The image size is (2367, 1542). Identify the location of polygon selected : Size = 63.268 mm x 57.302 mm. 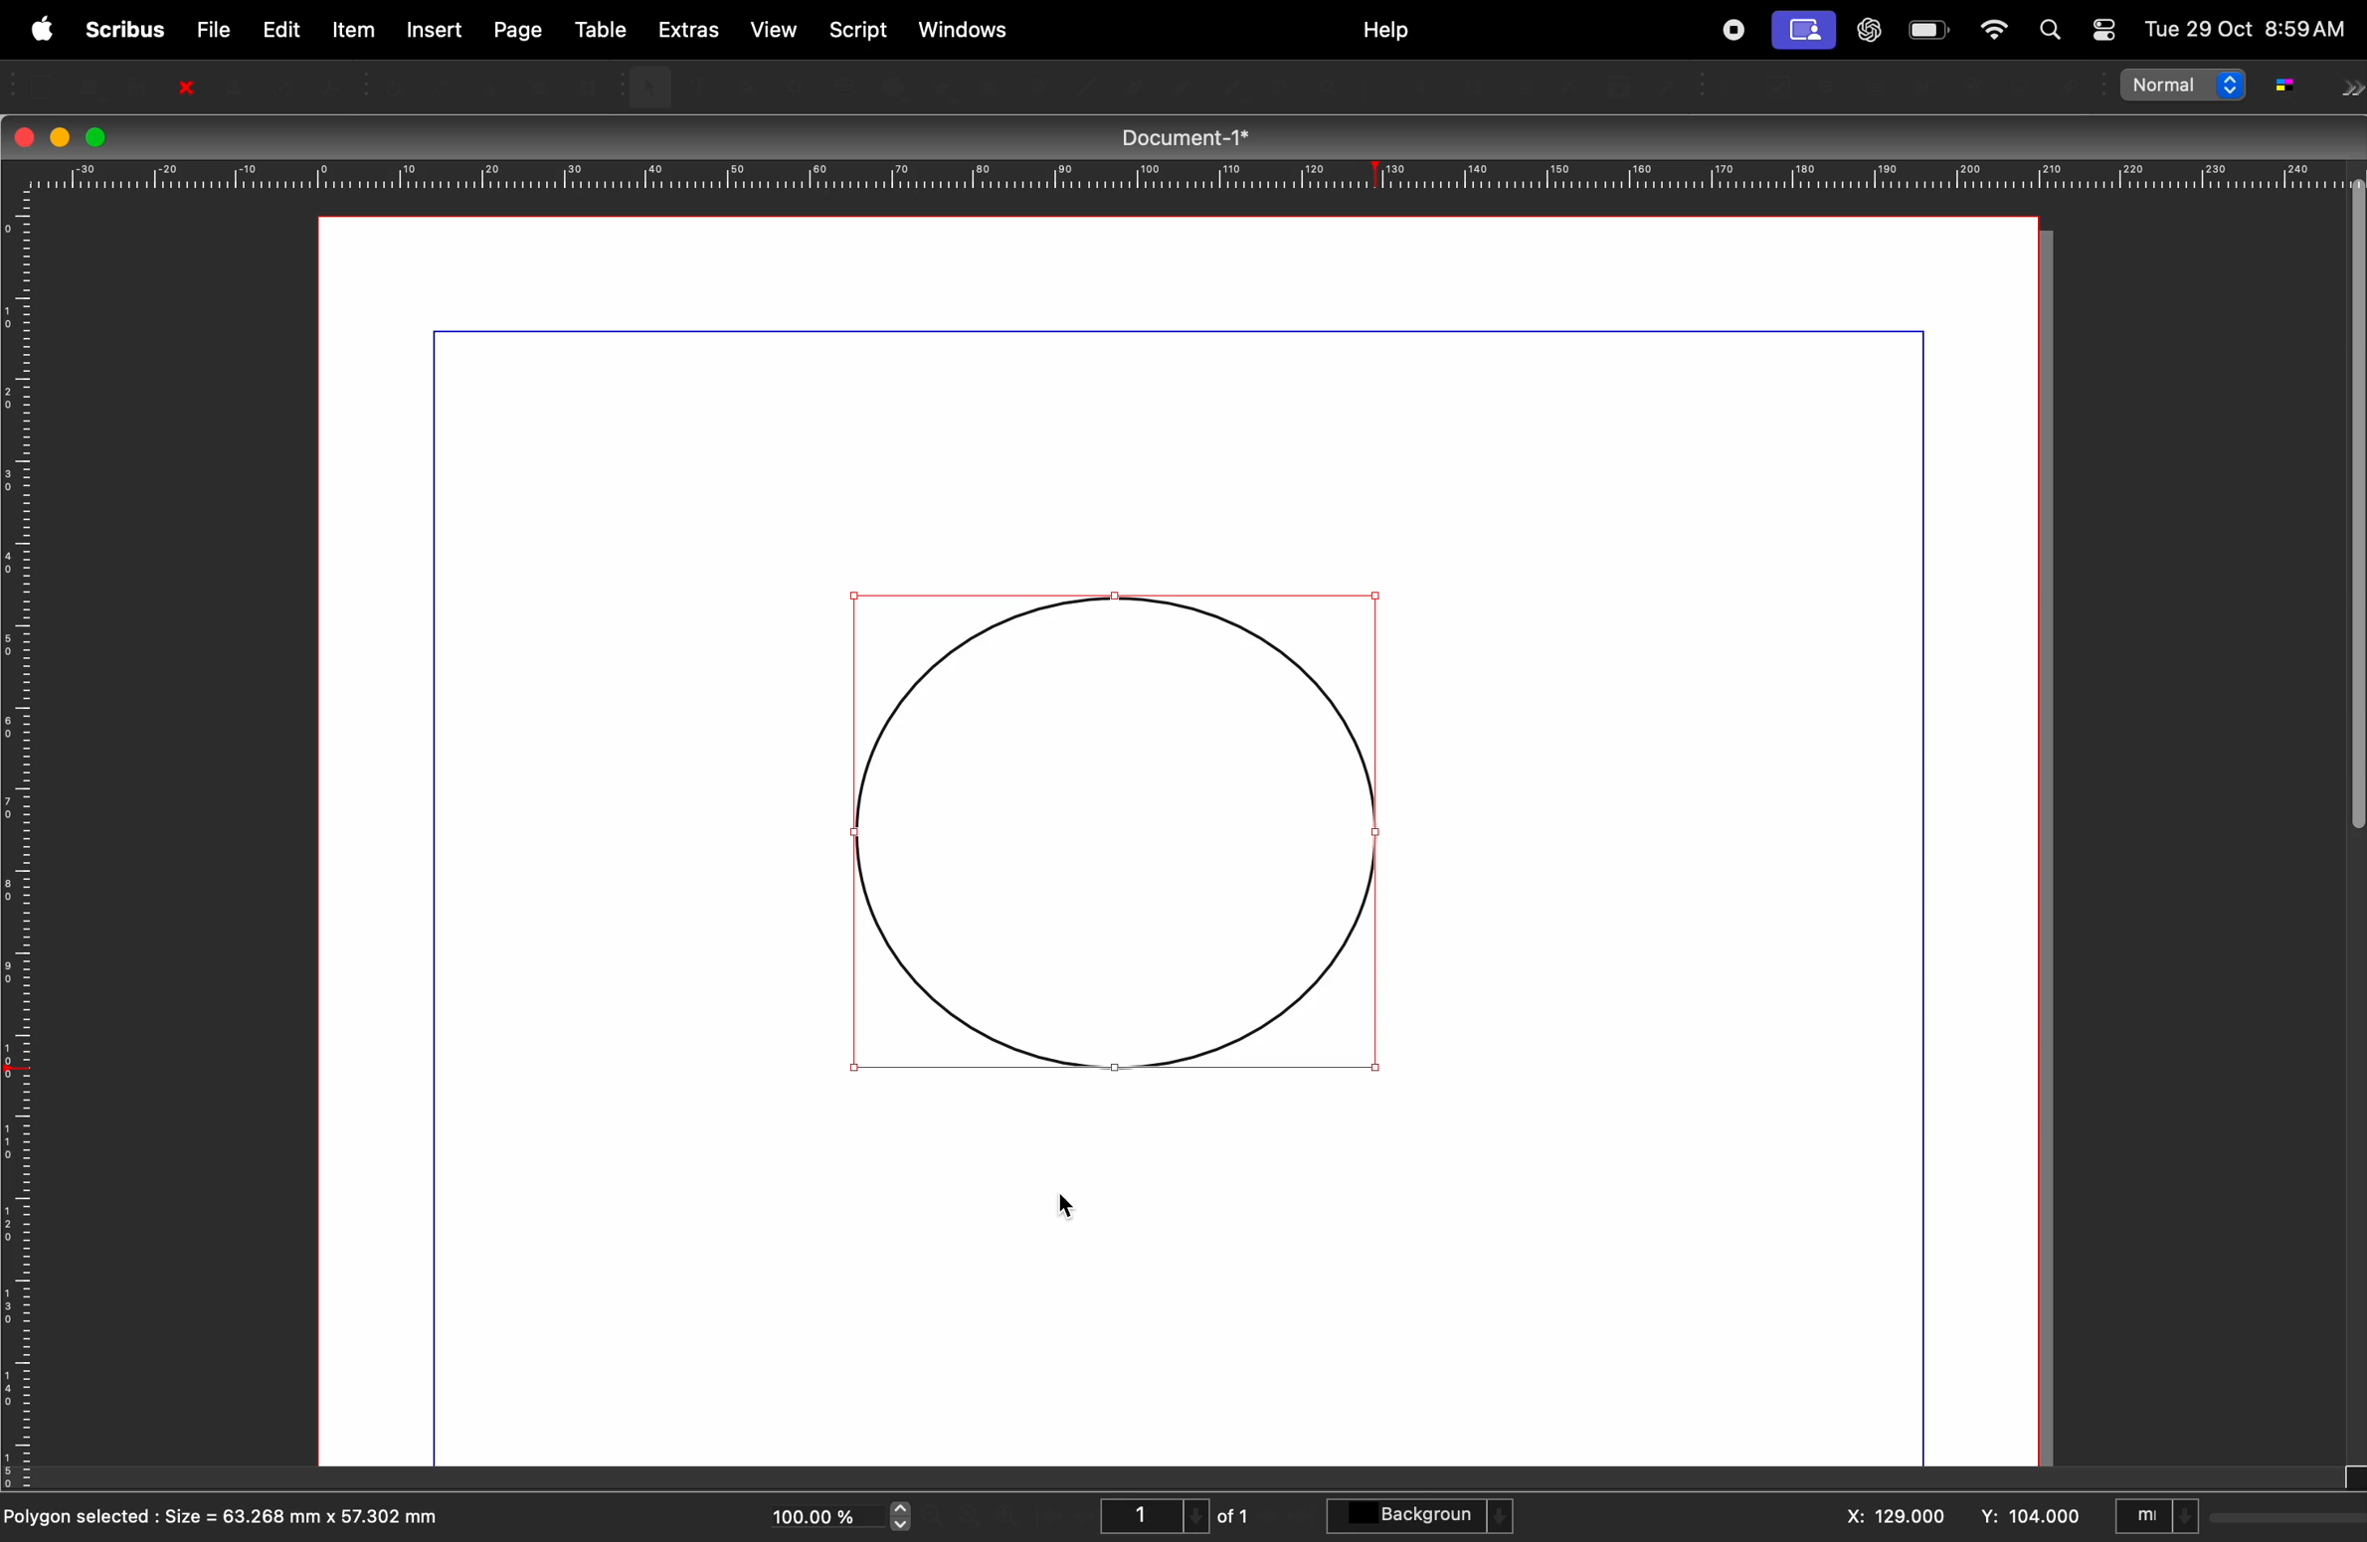
(244, 1519).